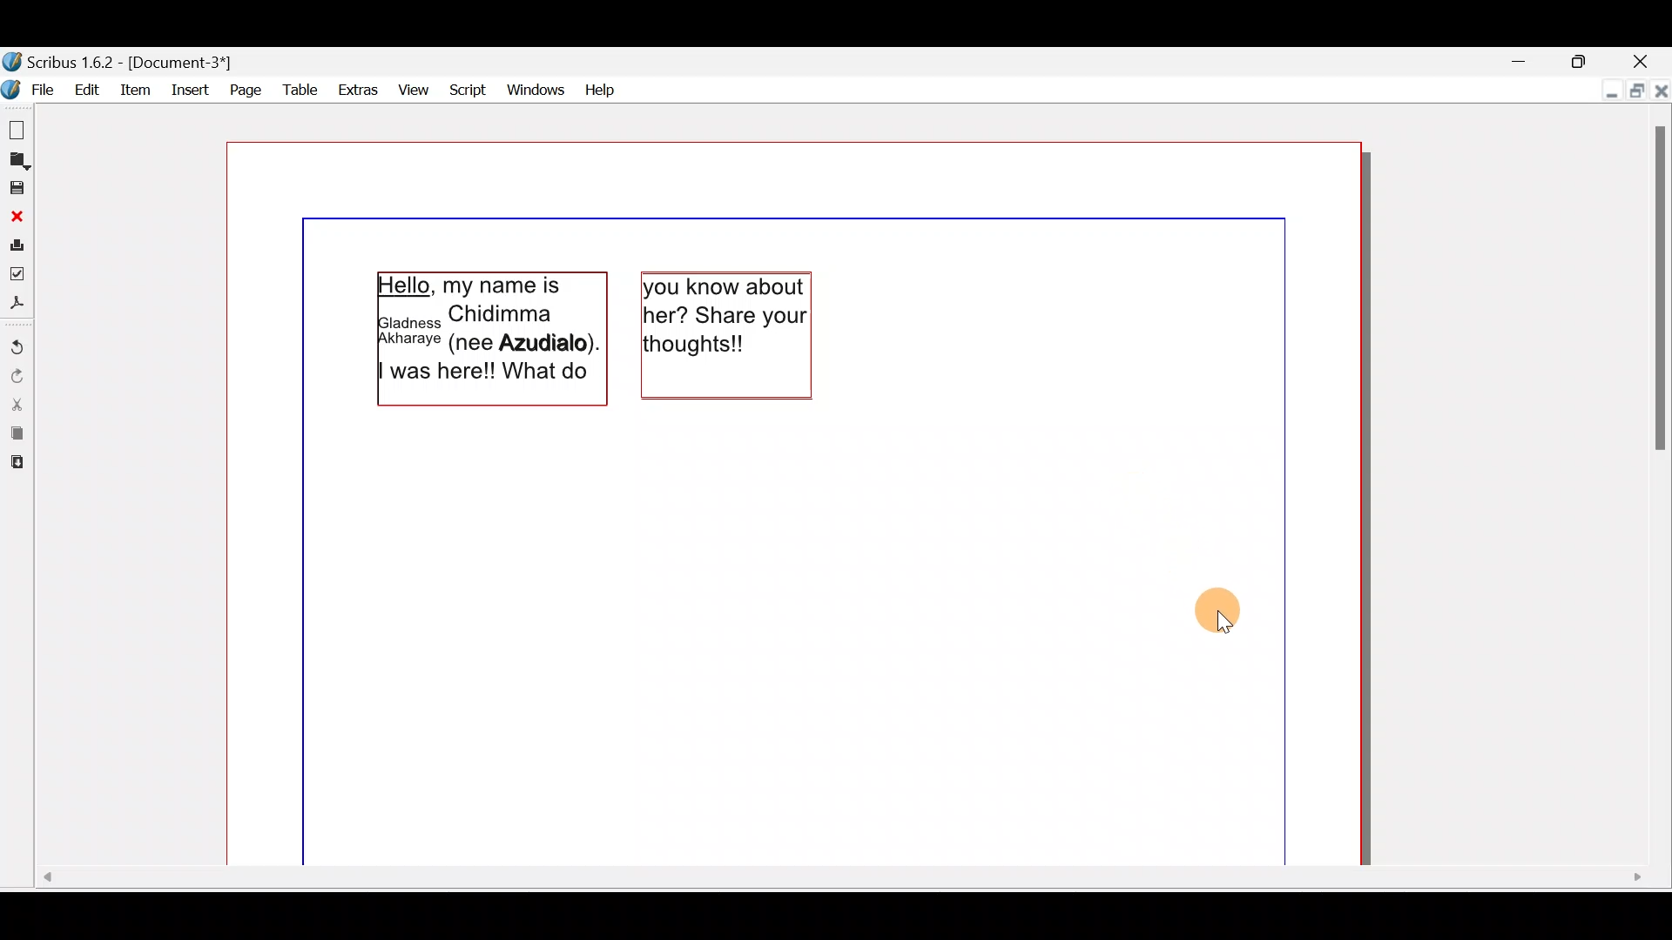 This screenshot has width=1672, height=940. I want to click on Scroll bar, so click(839, 885).